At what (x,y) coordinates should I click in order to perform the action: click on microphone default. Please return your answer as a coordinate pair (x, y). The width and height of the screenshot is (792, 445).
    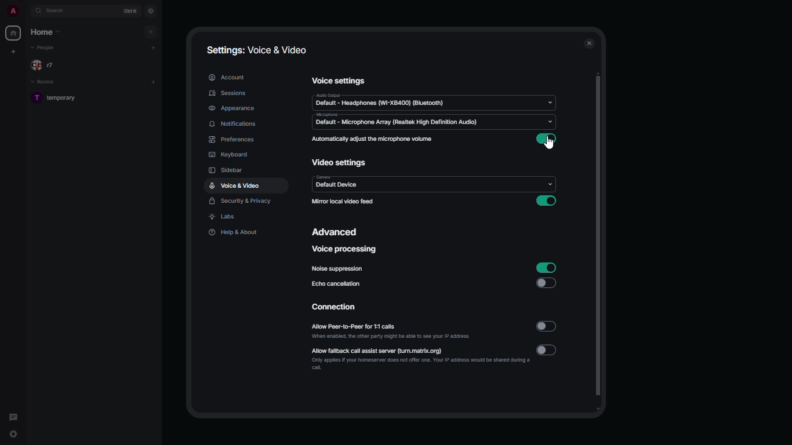
    Looking at the image, I should click on (399, 122).